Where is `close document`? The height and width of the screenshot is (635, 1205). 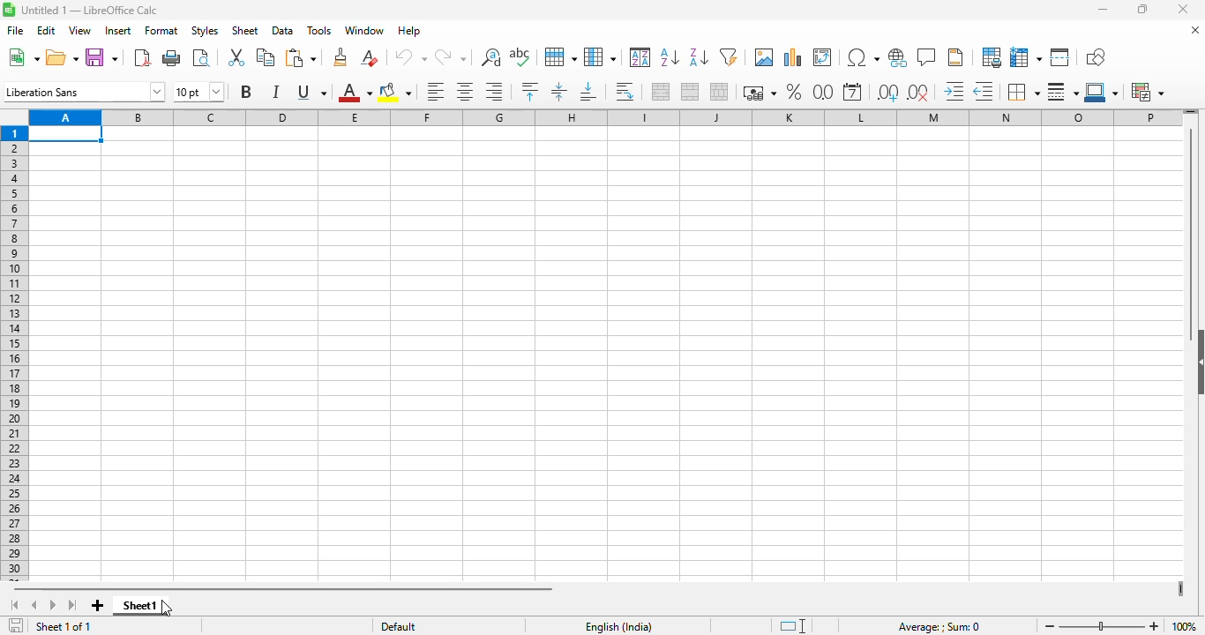 close document is located at coordinates (1195, 30).